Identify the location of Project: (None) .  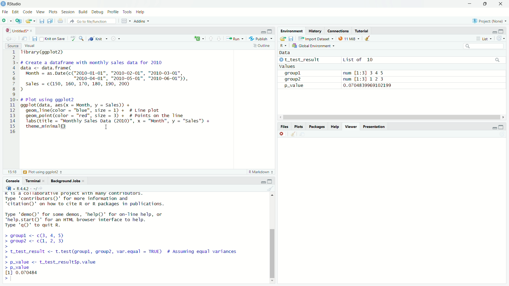
(490, 20).